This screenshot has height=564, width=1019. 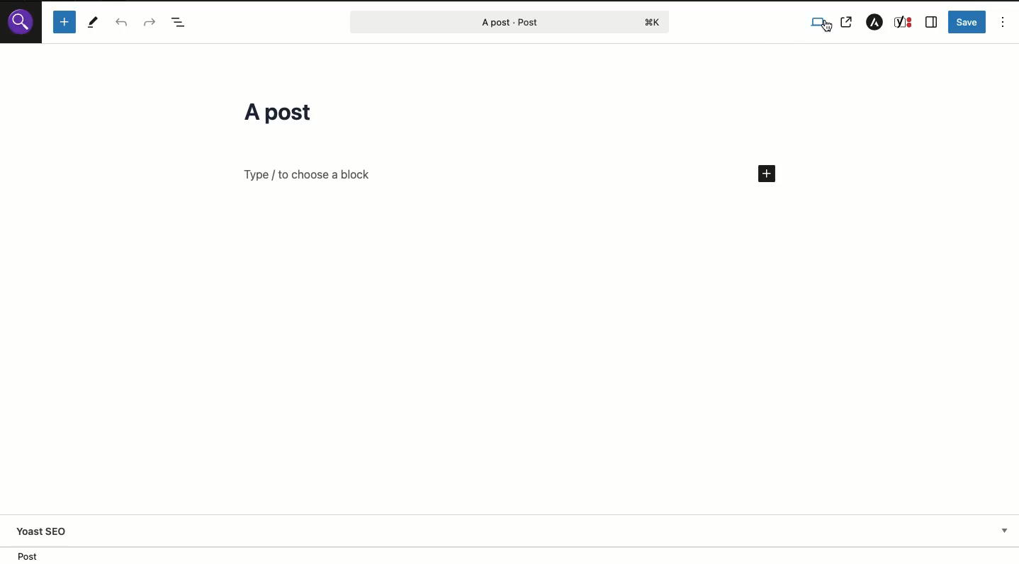 I want to click on Sidebar, so click(x=931, y=23).